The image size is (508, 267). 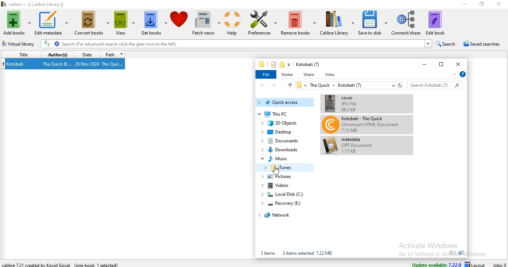 What do you see at coordinates (298, 22) in the screenshot?
I see `remove books` at bounding box center [298, 22].